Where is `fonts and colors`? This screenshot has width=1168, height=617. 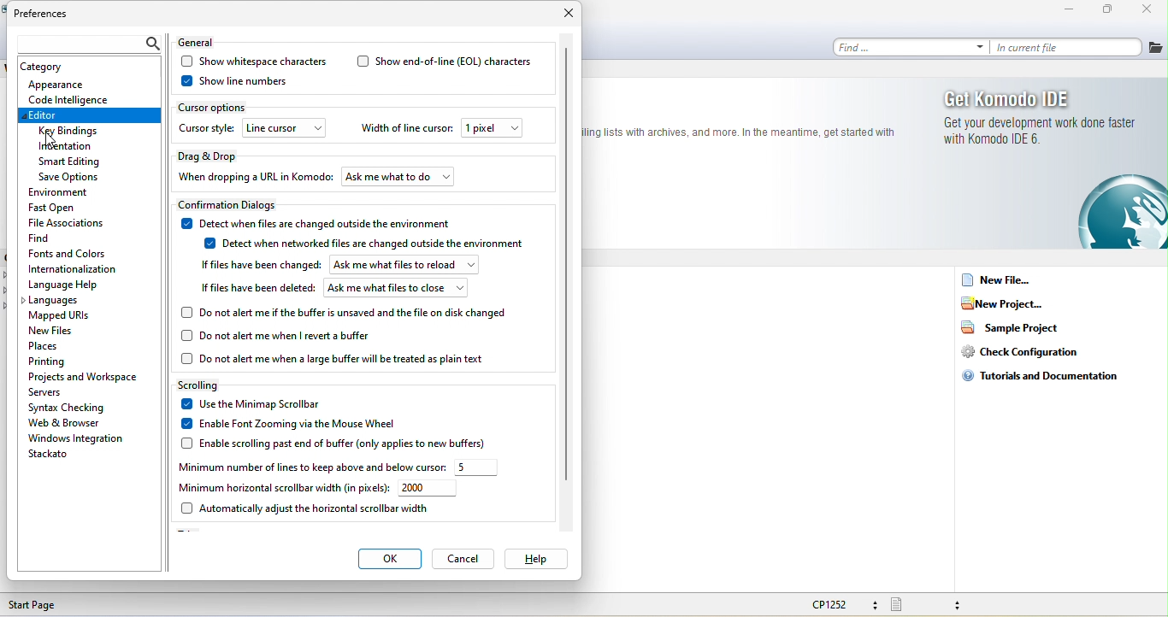 fonts and colors is located at coordinates (69, 251).